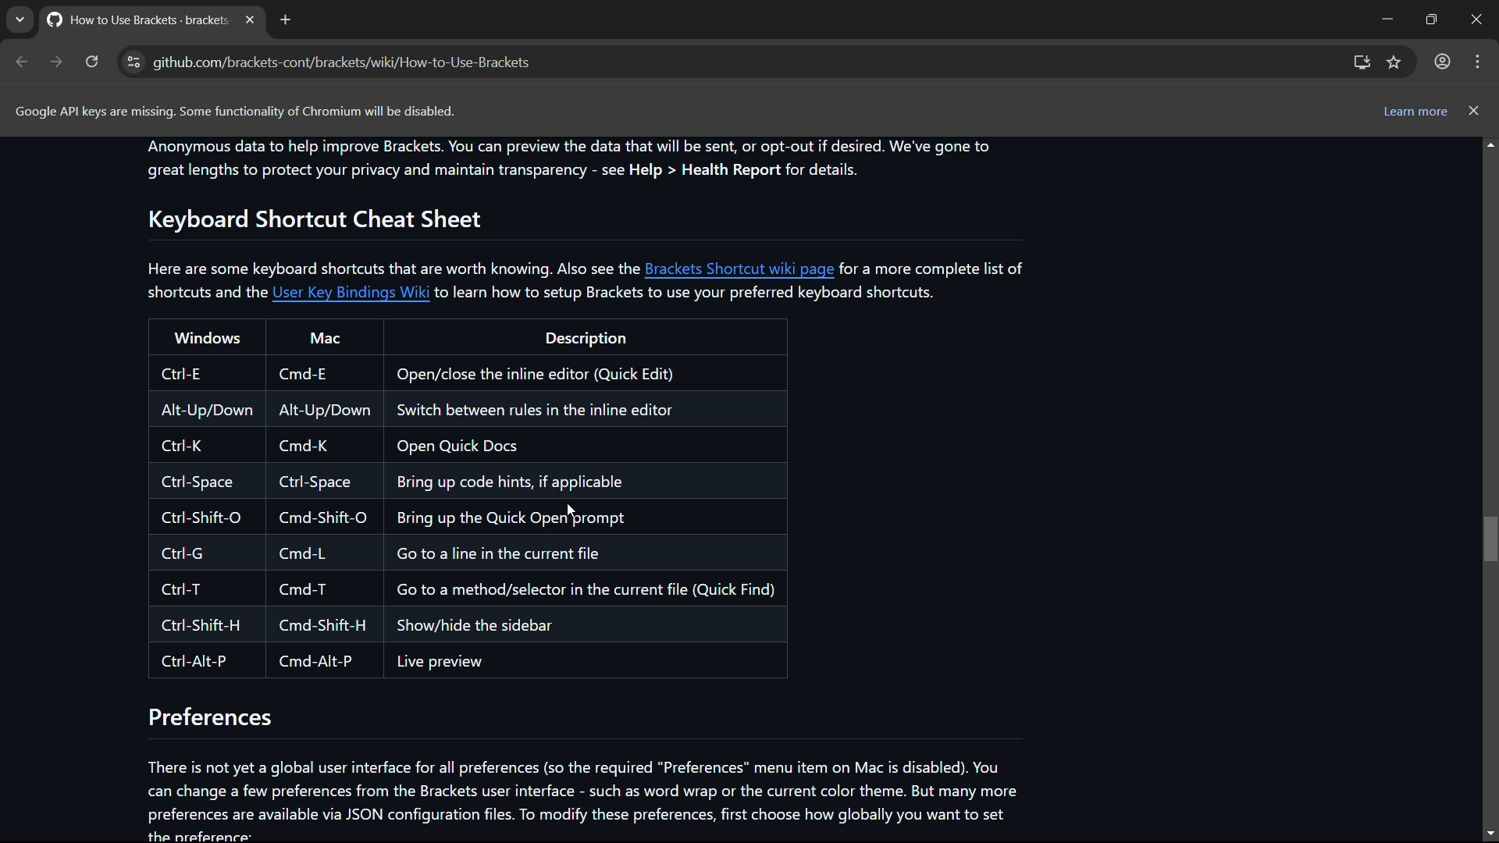 Image resolution: width=1499 pixels, height=843 pixels. What do you see at coordinates (212, 718) in the screenshot?
I see `preferences` at bounding box center [212, 718].